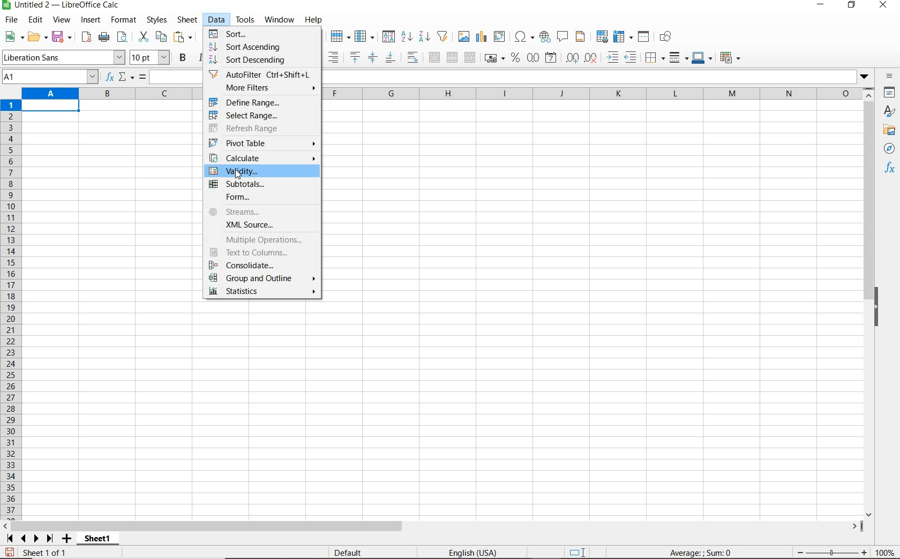 The image size is (900, 559). I want to click on sort, so click(260, 34).